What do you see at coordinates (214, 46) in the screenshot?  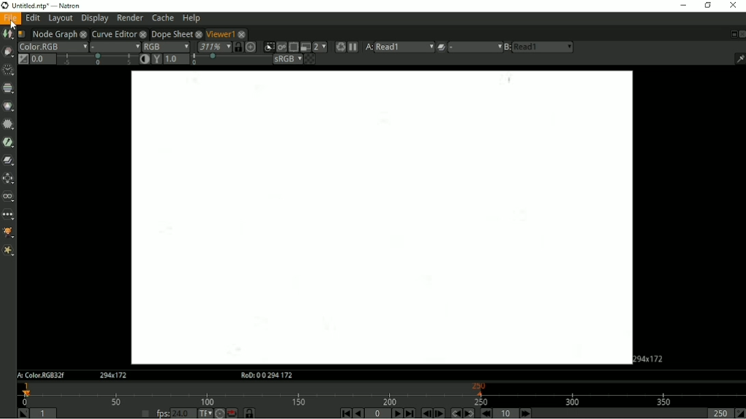 I see `Zoom` at bounding box center [214, 46].